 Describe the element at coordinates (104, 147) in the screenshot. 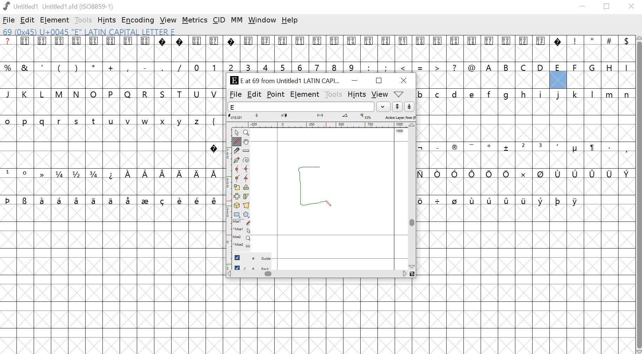

I see `empty cells` at that location.